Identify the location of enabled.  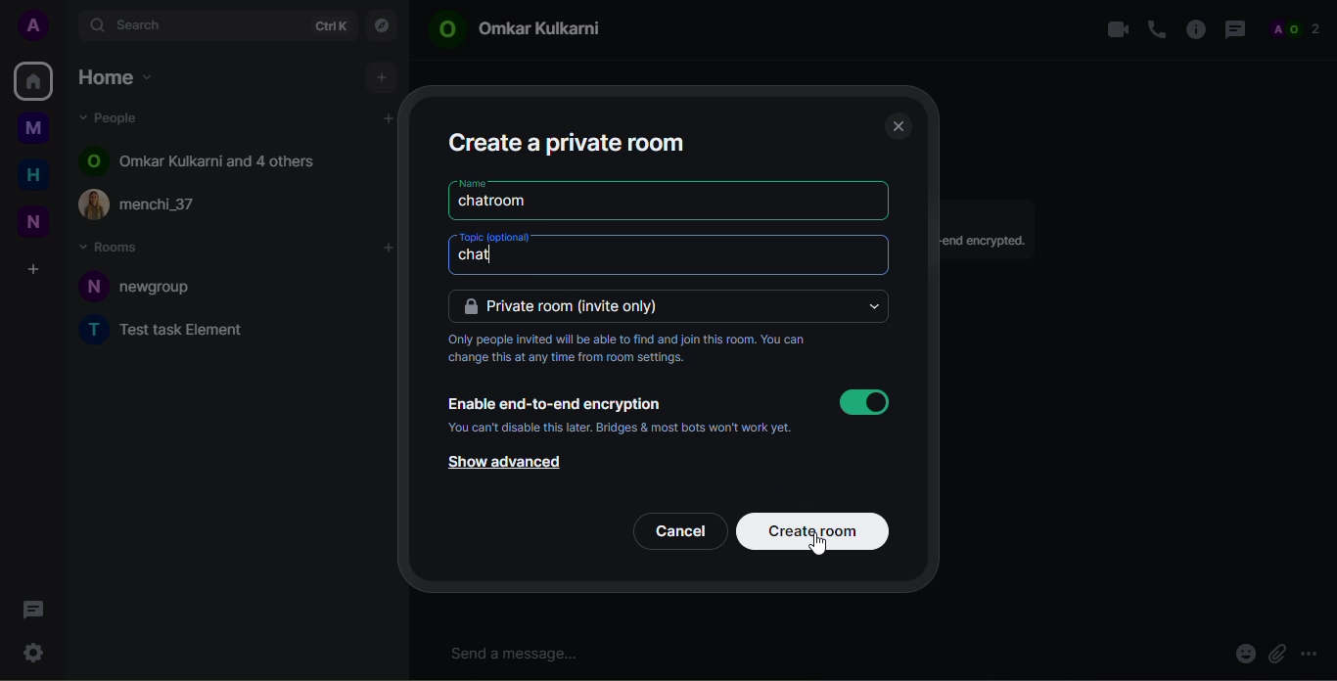
(863, 402).